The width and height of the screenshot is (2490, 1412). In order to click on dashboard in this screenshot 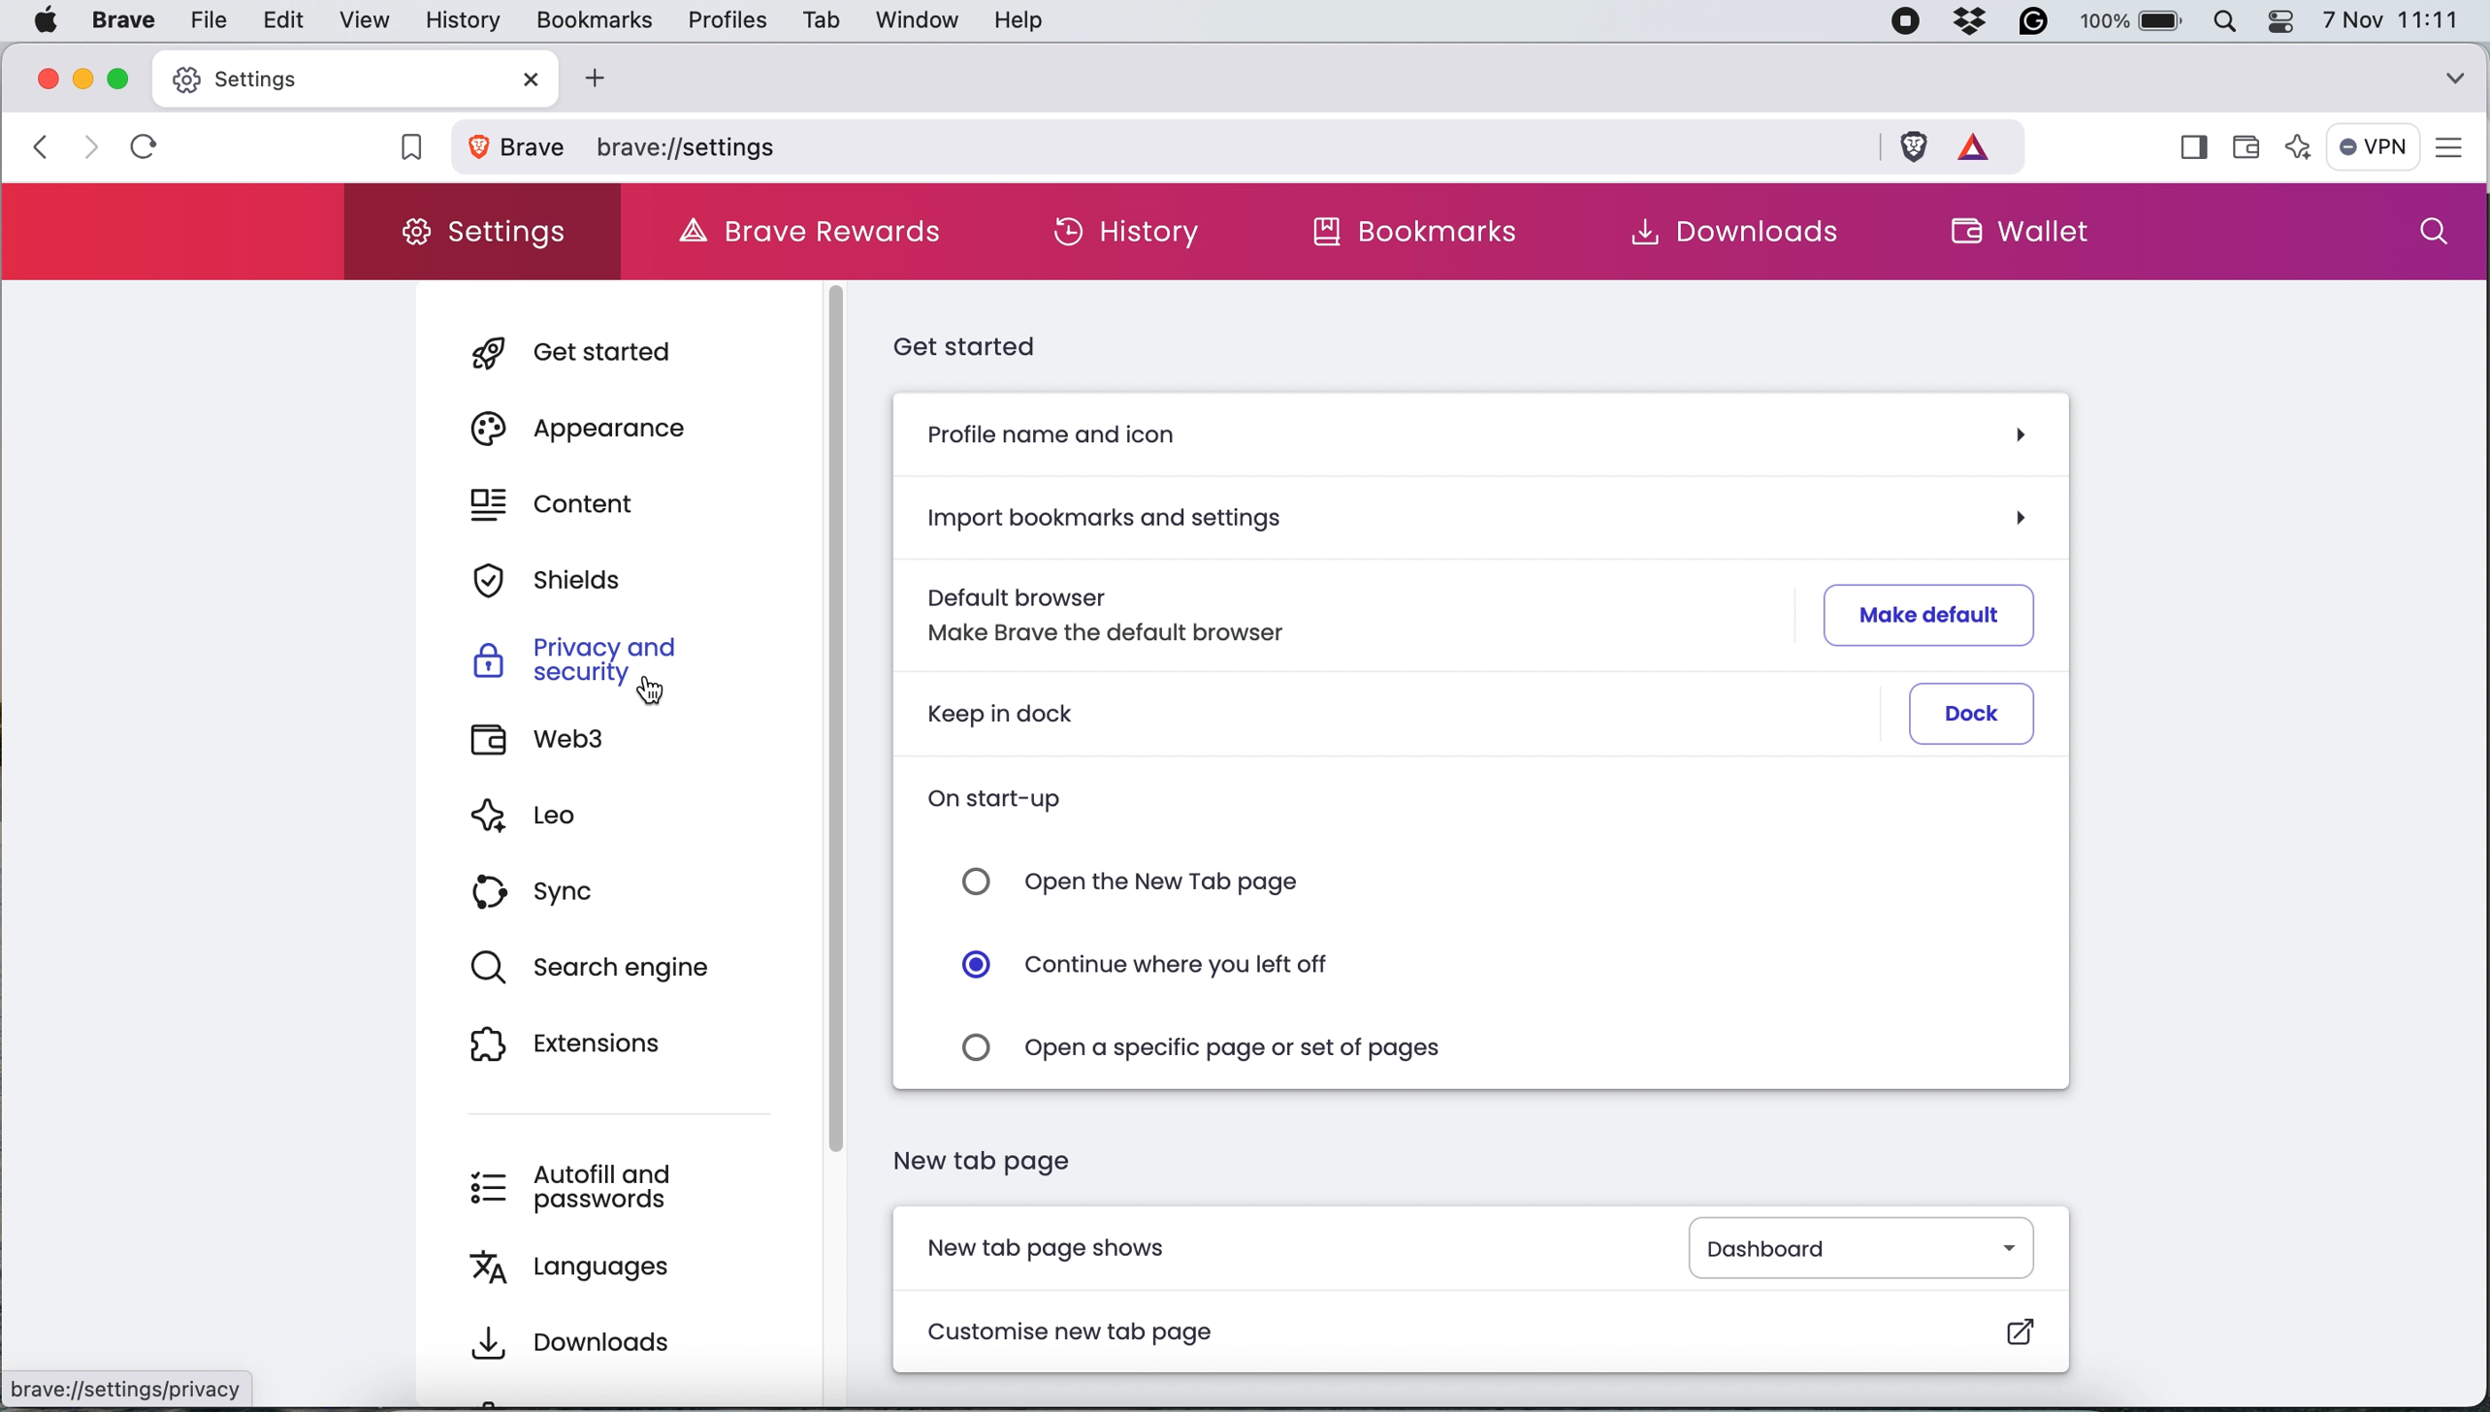, I will do `click(1865, 1244)`.